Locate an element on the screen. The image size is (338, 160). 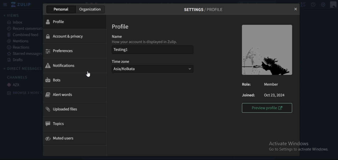
settings is located at coordinates (203, 10).